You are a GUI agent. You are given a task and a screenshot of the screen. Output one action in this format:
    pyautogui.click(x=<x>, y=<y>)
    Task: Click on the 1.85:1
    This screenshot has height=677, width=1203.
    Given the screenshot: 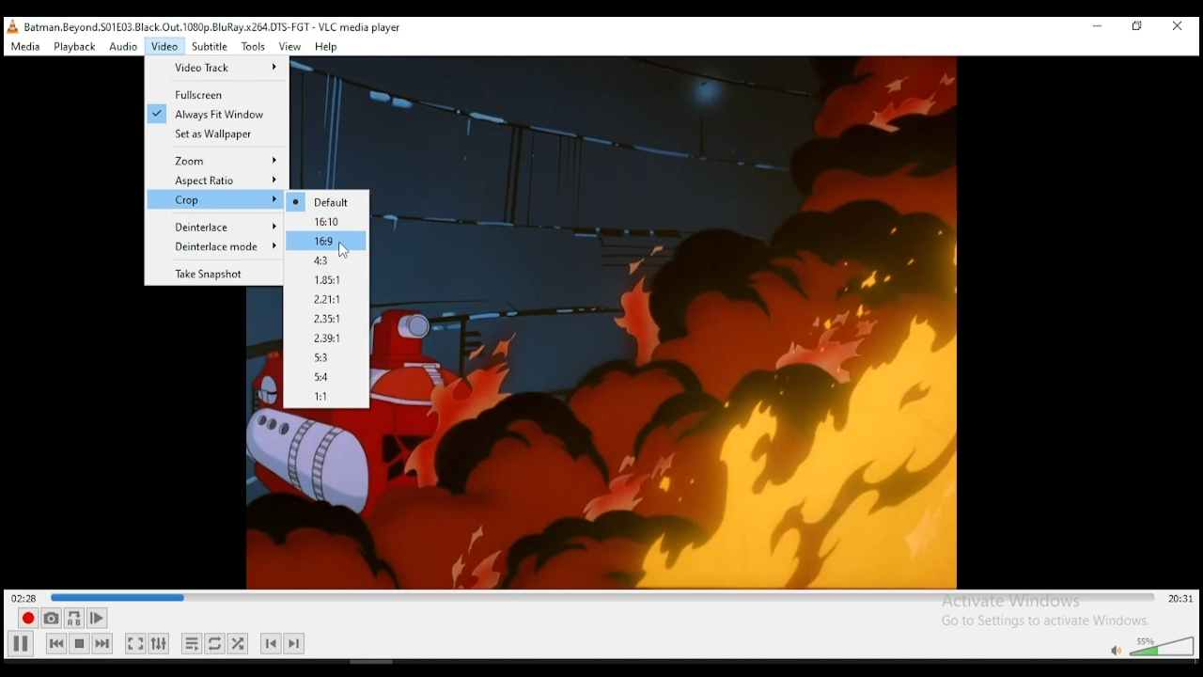 What is the action you would take?
    pyautogui.click(x=325, y=280)
    